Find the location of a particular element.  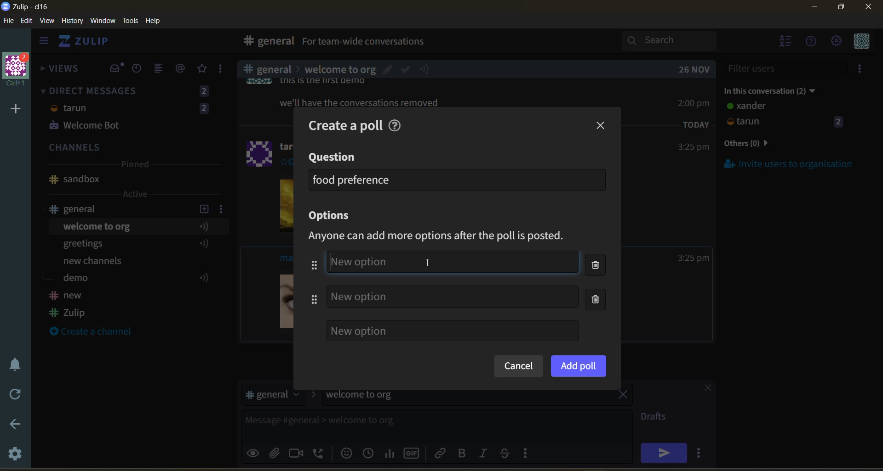

help menu is located at coordinates (812, 42).